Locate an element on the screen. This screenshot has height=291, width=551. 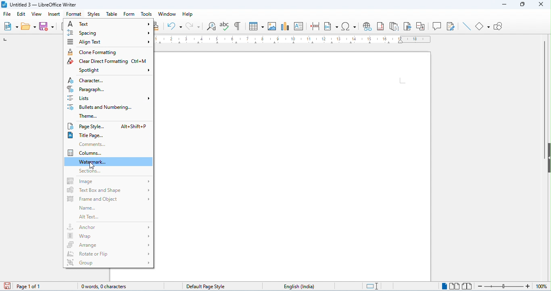
maximize is located at coordinates (520, 4).